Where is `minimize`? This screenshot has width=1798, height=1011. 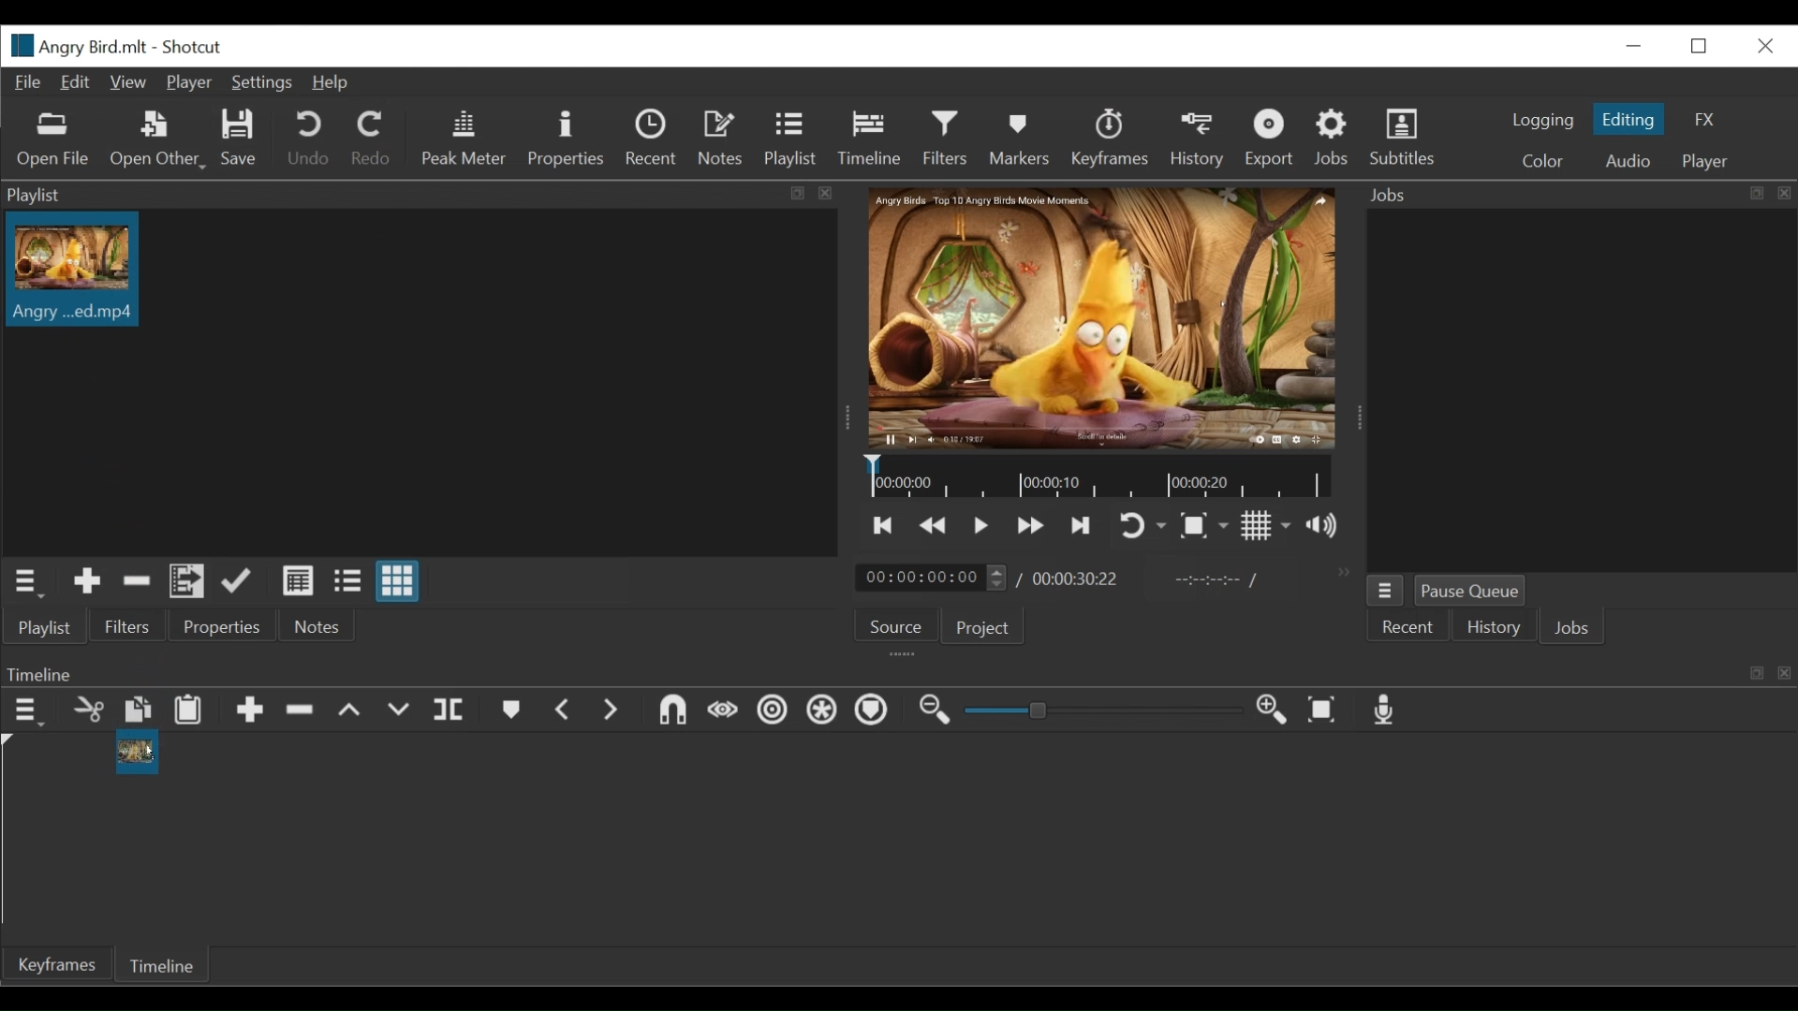 minimize is located at coordinates (1632, 46).